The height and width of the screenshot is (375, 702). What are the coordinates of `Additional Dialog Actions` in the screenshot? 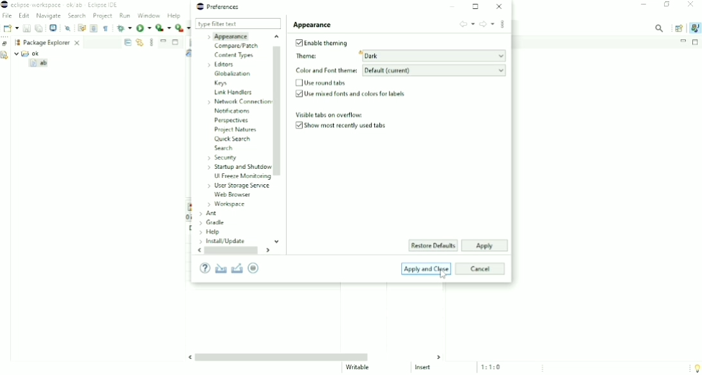 It's located at (503, 26).